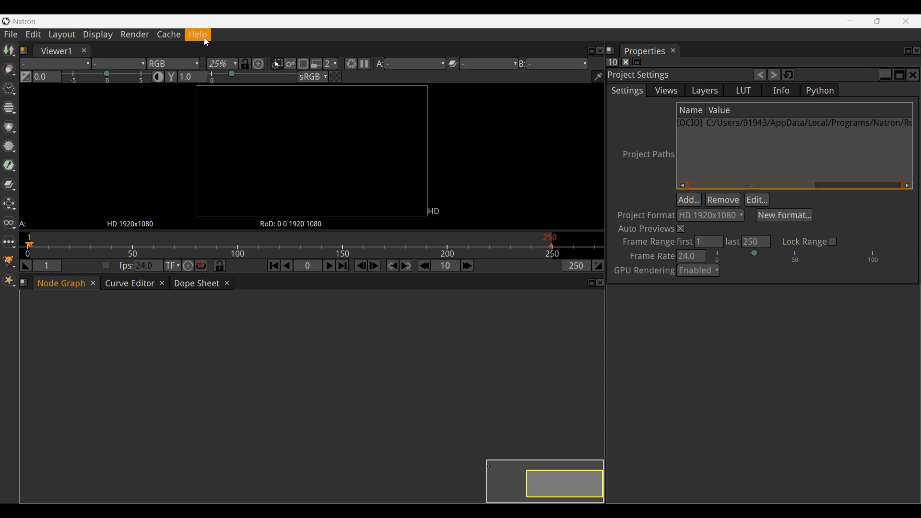  I want to click on Close projects settings, so click(913, 74).